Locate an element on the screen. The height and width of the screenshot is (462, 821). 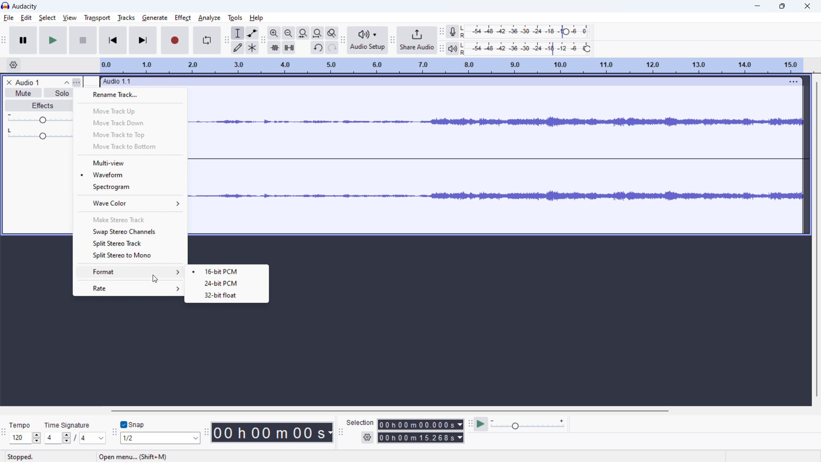
format is located at coordinates (128, 272).